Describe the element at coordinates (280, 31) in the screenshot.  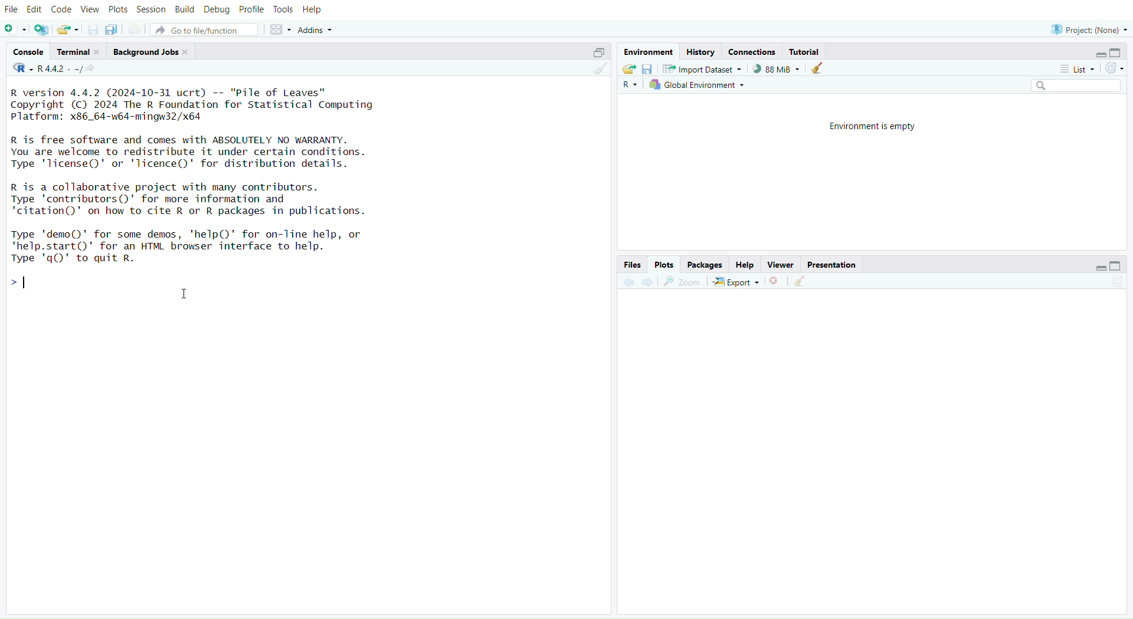
I see `workspace panes` at that location.